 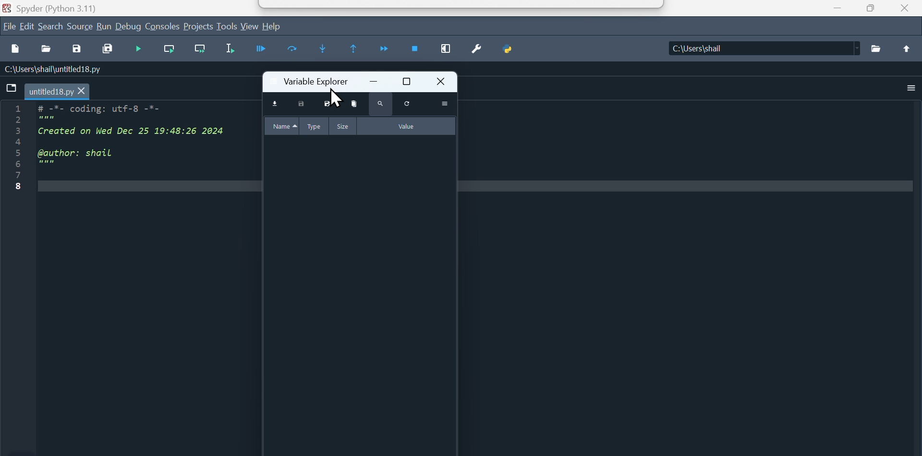 What do you see at coordinates (910, 48) in the screenshot?
I see `icon` at bounding box center [910, 48].